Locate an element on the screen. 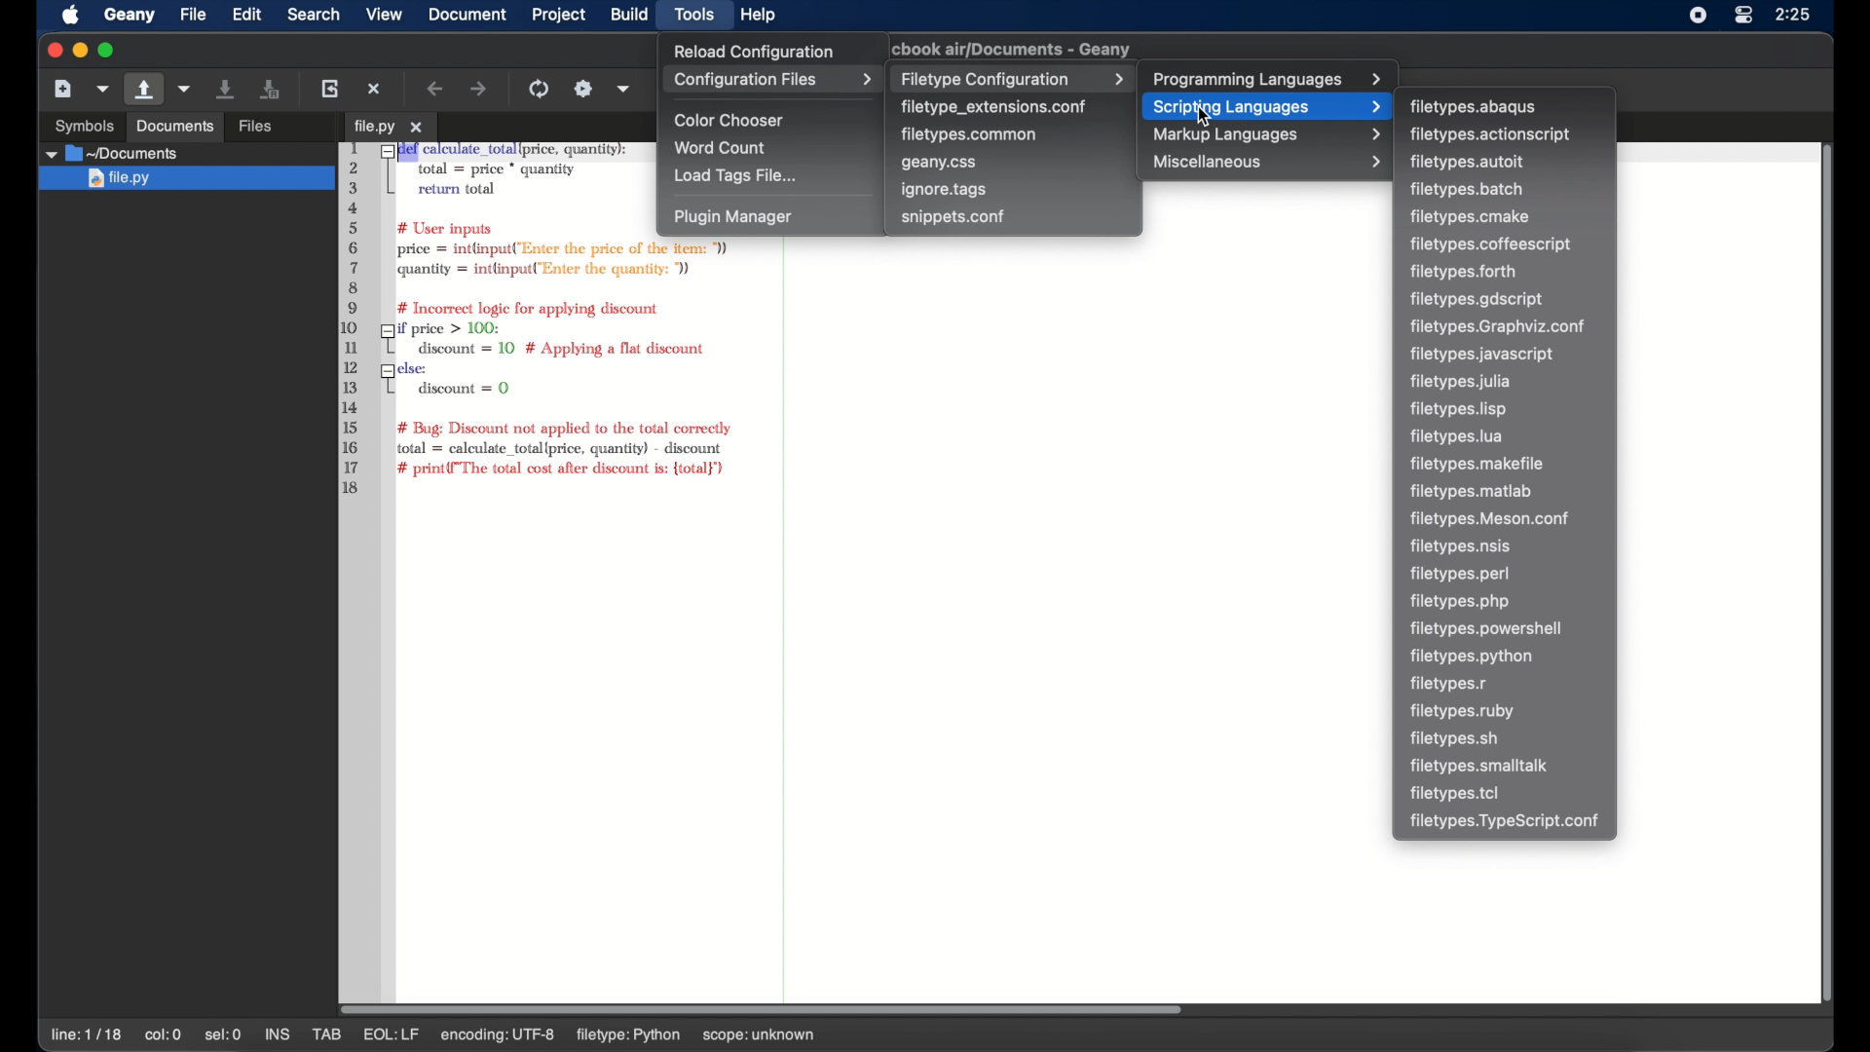 This screenshot has height=1052, width=1870. filetypes is located at coordinates (1489, 629).